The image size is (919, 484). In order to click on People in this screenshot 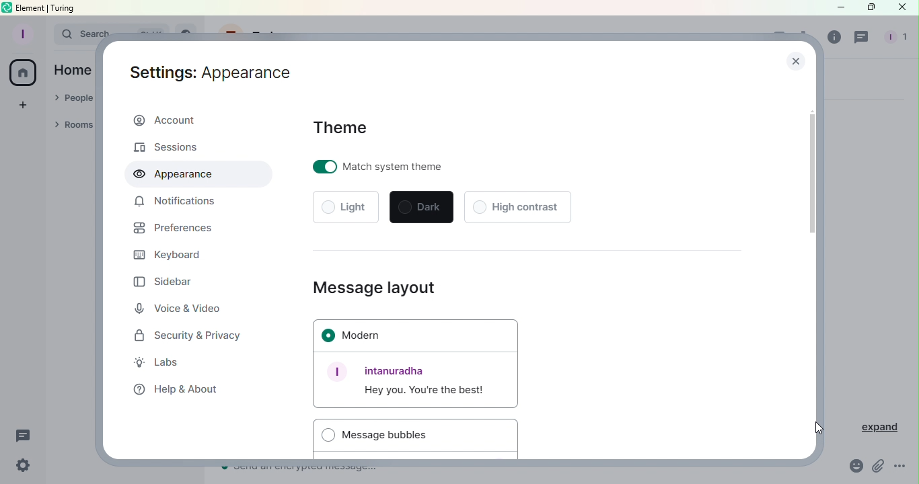, I will do `click(894, 37)`.